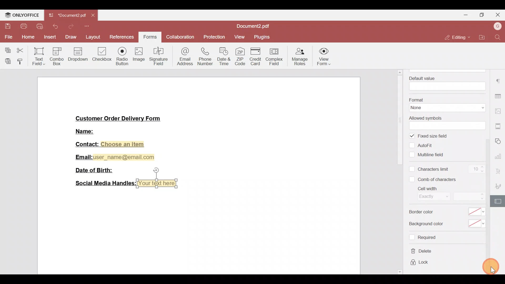  Describe the element at coordinates (151, 36) in the screenshot. I see `Forms` at that location.